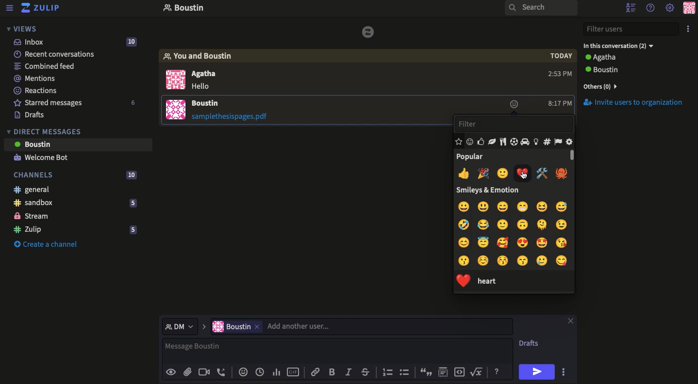  Describe the element at coordinates (464, 261) in the screenshot. I see `kiss` at that location.